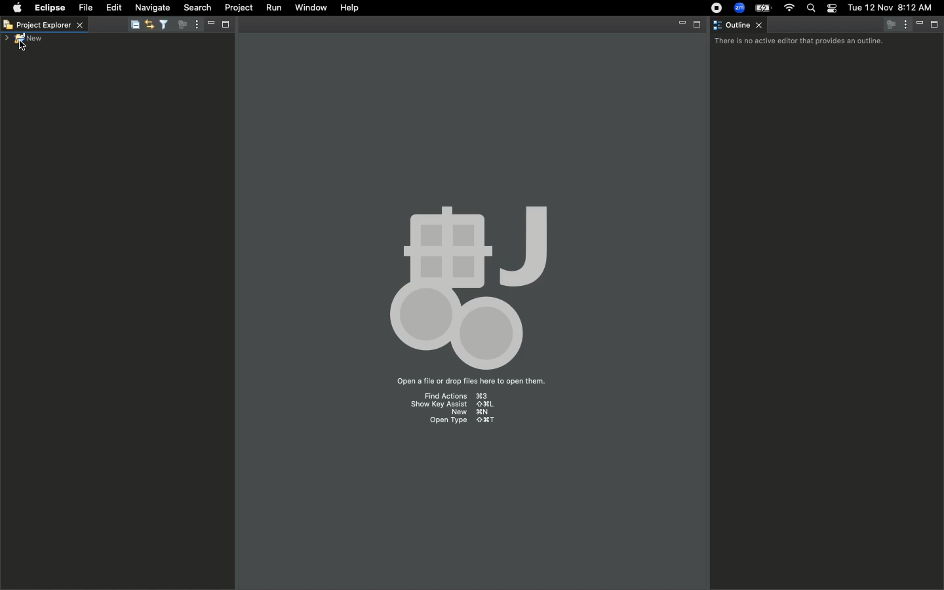  Describe the element at coordinates (112, 7) in the screenshot. I see `Edit` at that location.